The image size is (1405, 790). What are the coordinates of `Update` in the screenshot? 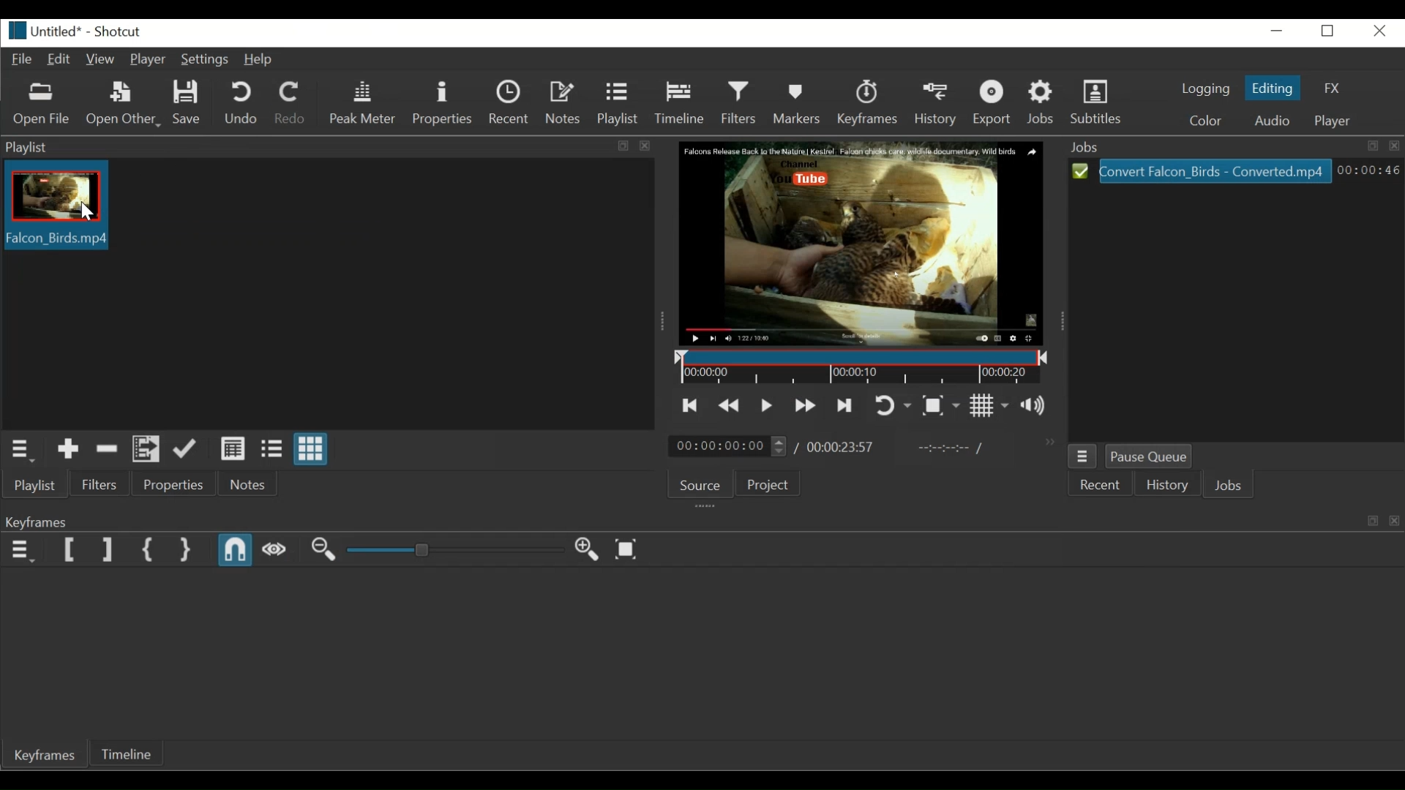 It's located at (186, 452).